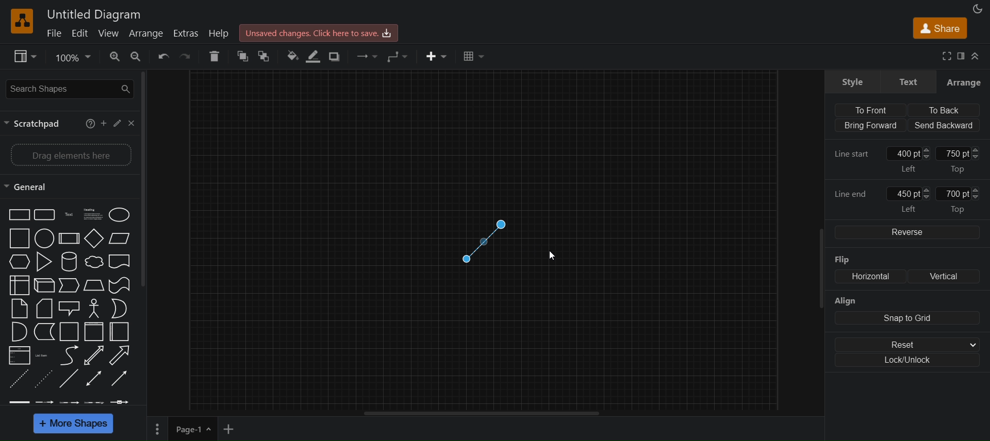  What do you see at coordinates (119, 309) in the screenshot?
I see `Or` at bounding box center [119, 309].